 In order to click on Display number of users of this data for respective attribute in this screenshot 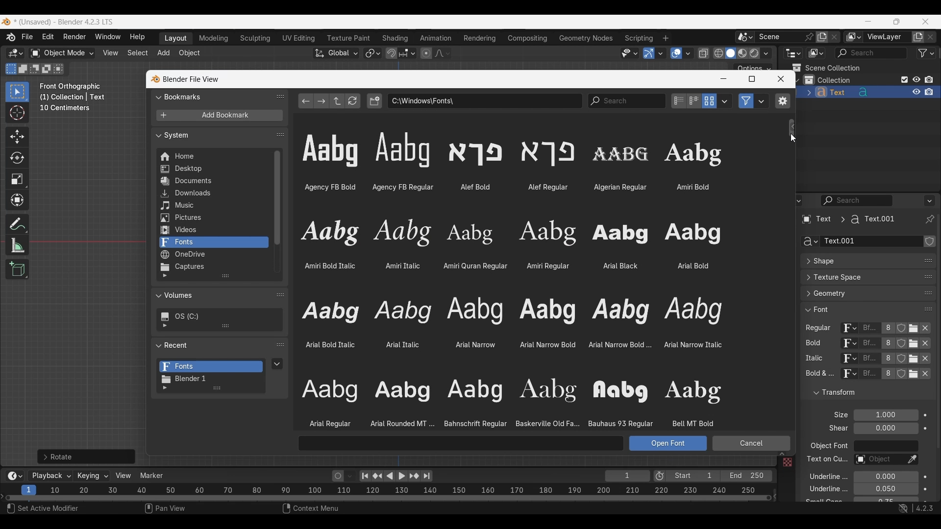, I will do `click(887, 329)`.